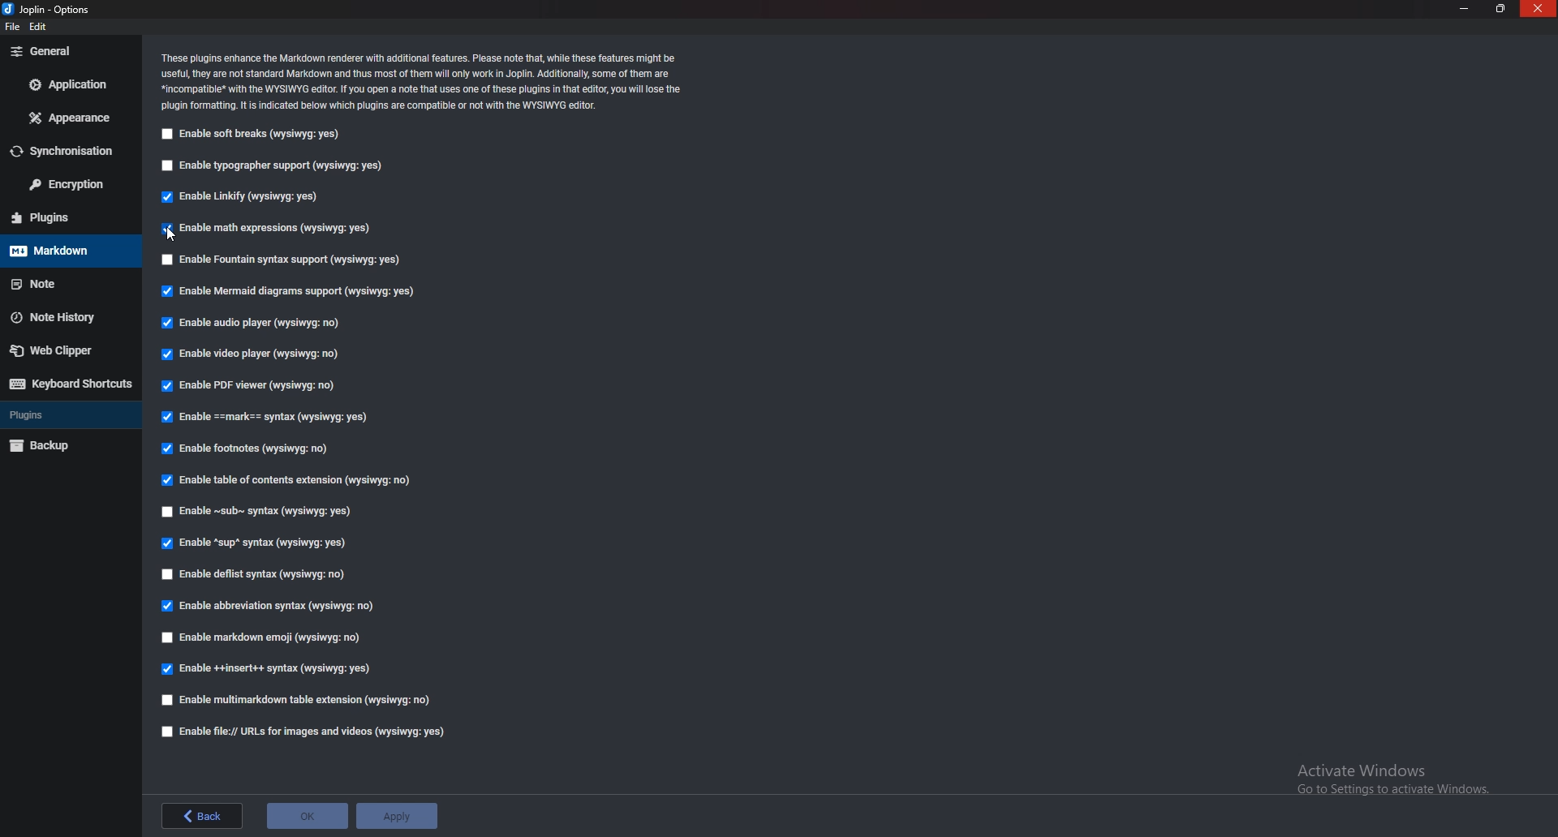  I want to click on Enable multi markdown table, so click(295, 700).